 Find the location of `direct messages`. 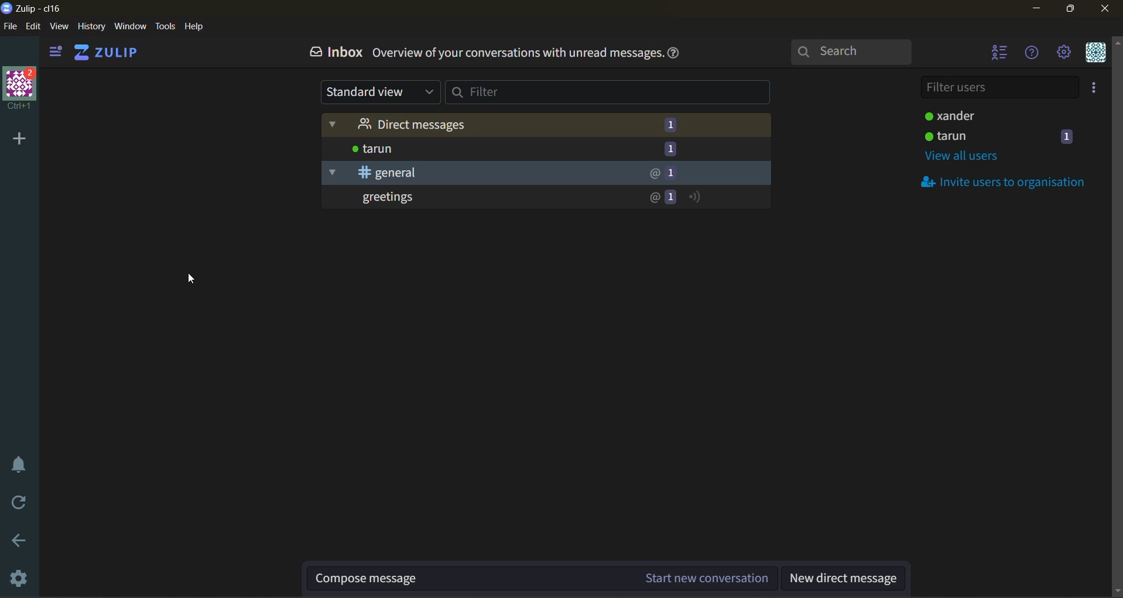

direct messages is located at coordinates (547, 126).